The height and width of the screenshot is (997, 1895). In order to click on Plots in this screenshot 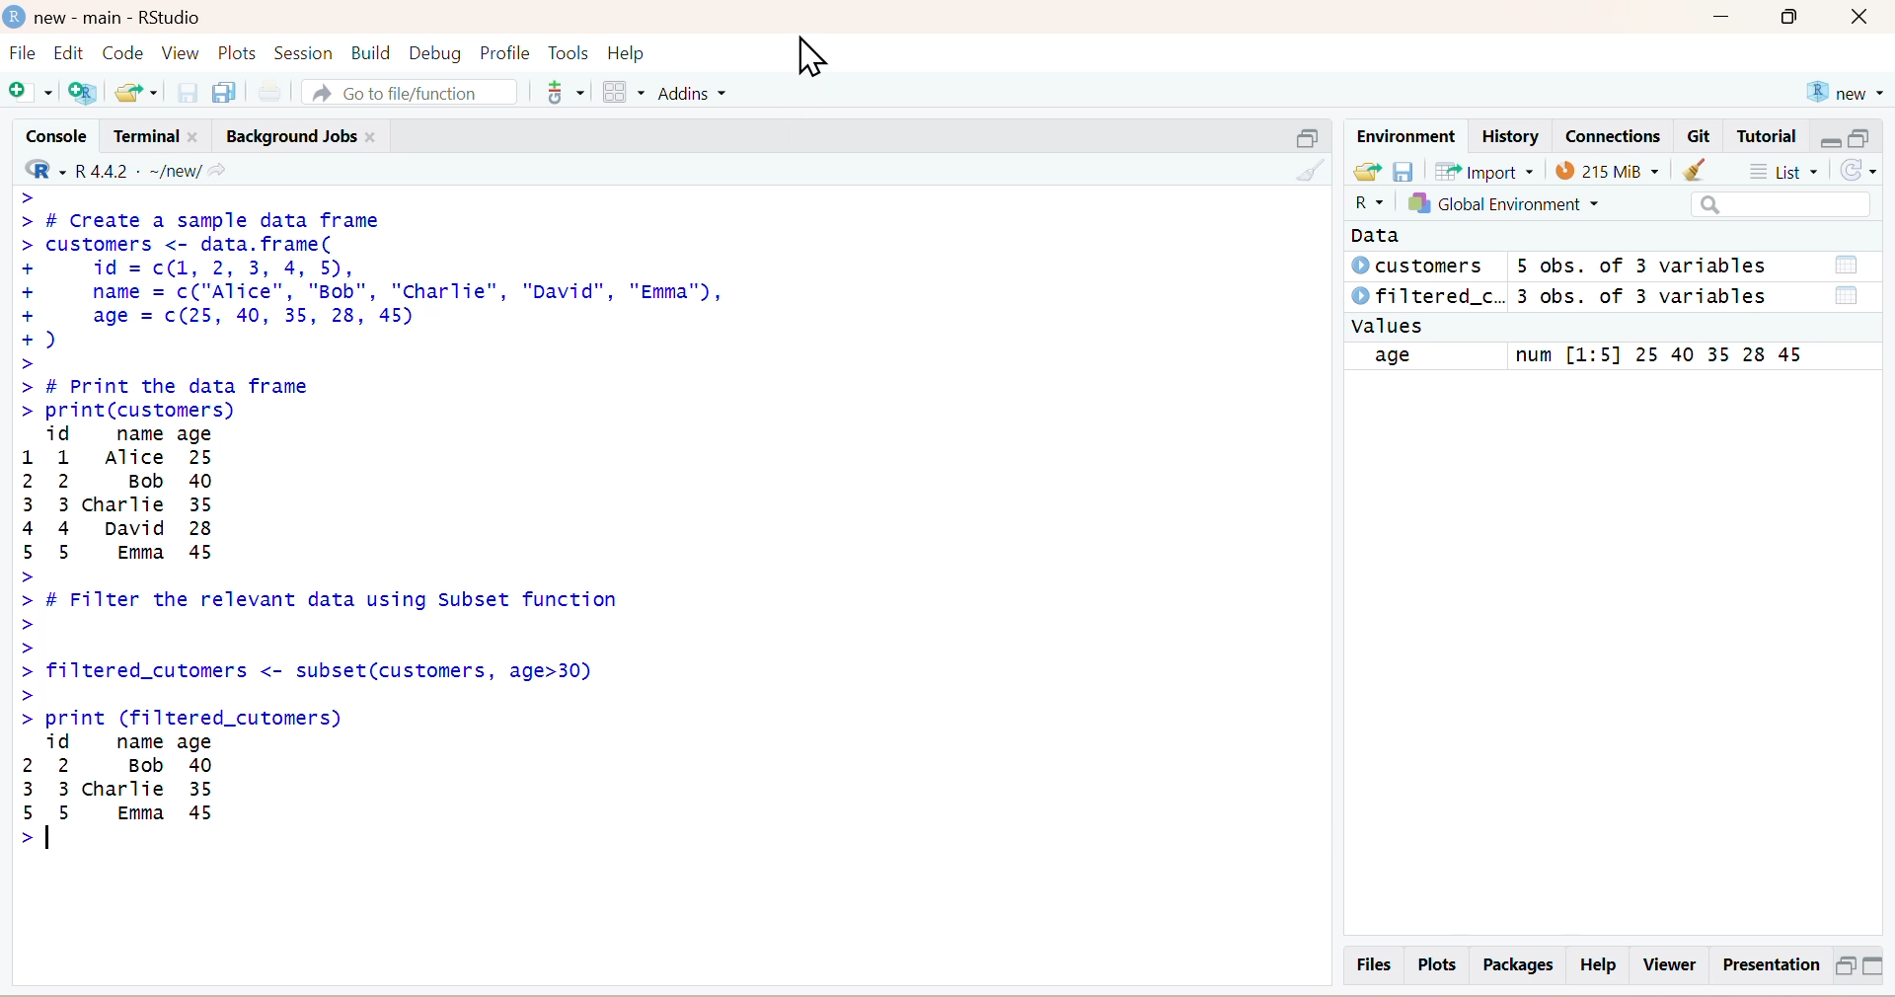, I will do `click(1437, 964)`.